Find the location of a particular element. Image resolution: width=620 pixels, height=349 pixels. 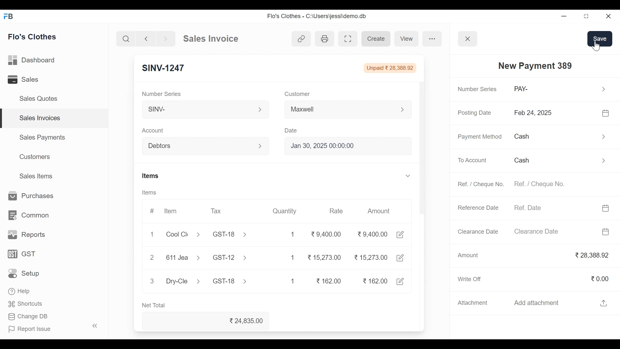

To Account is located at coordinates (473, 161).